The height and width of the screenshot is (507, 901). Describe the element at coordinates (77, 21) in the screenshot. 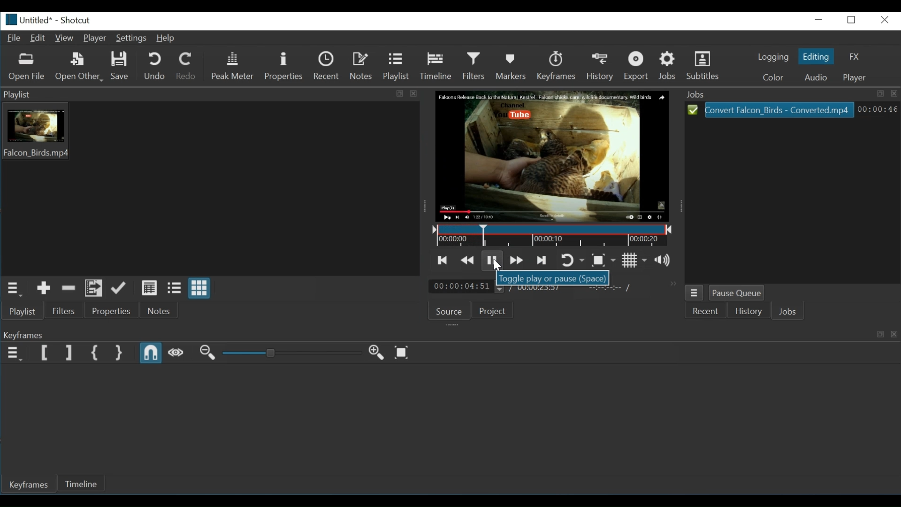

I see `Shotcut` at that location.